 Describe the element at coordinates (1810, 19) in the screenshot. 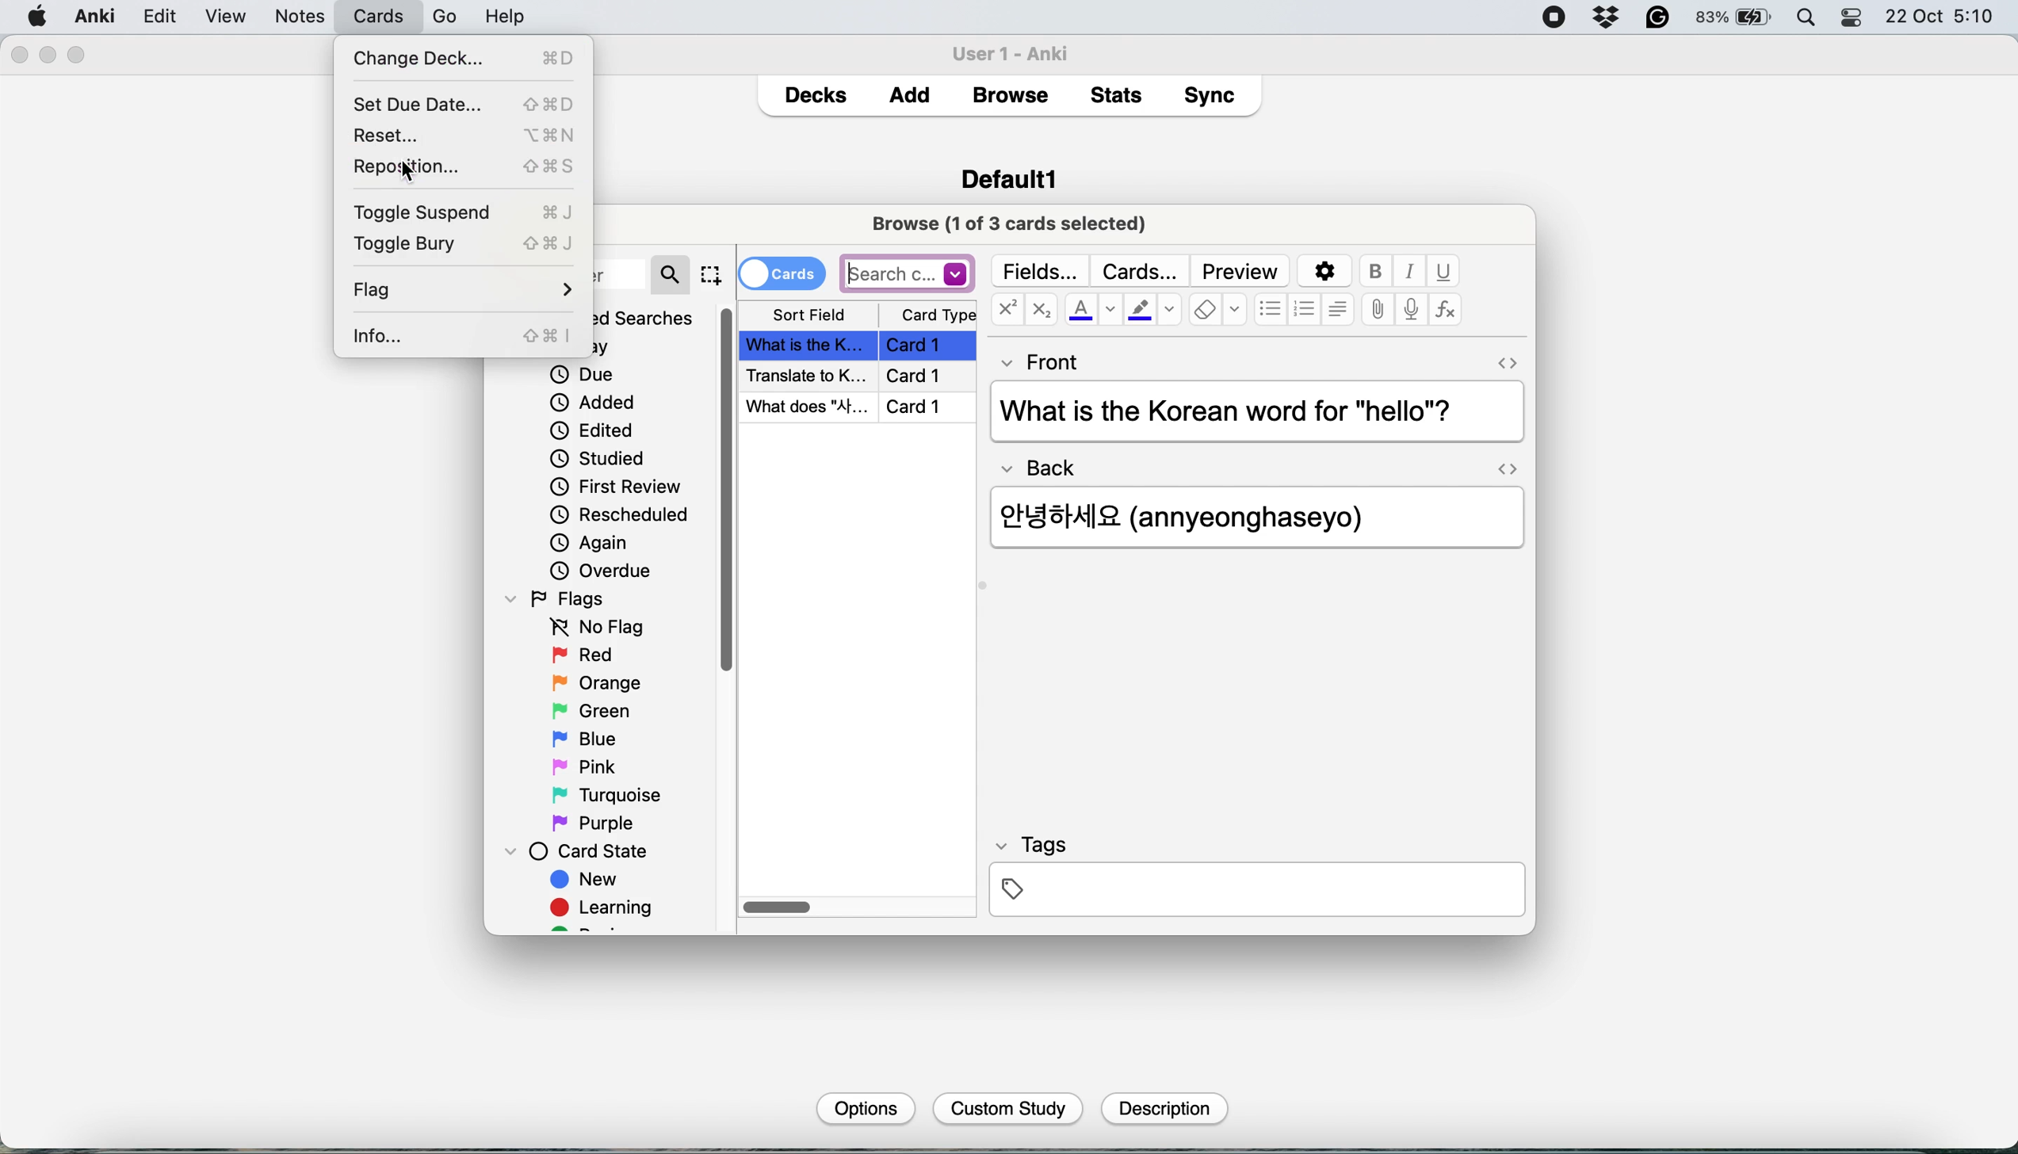

I see `spotlight search` at that location.